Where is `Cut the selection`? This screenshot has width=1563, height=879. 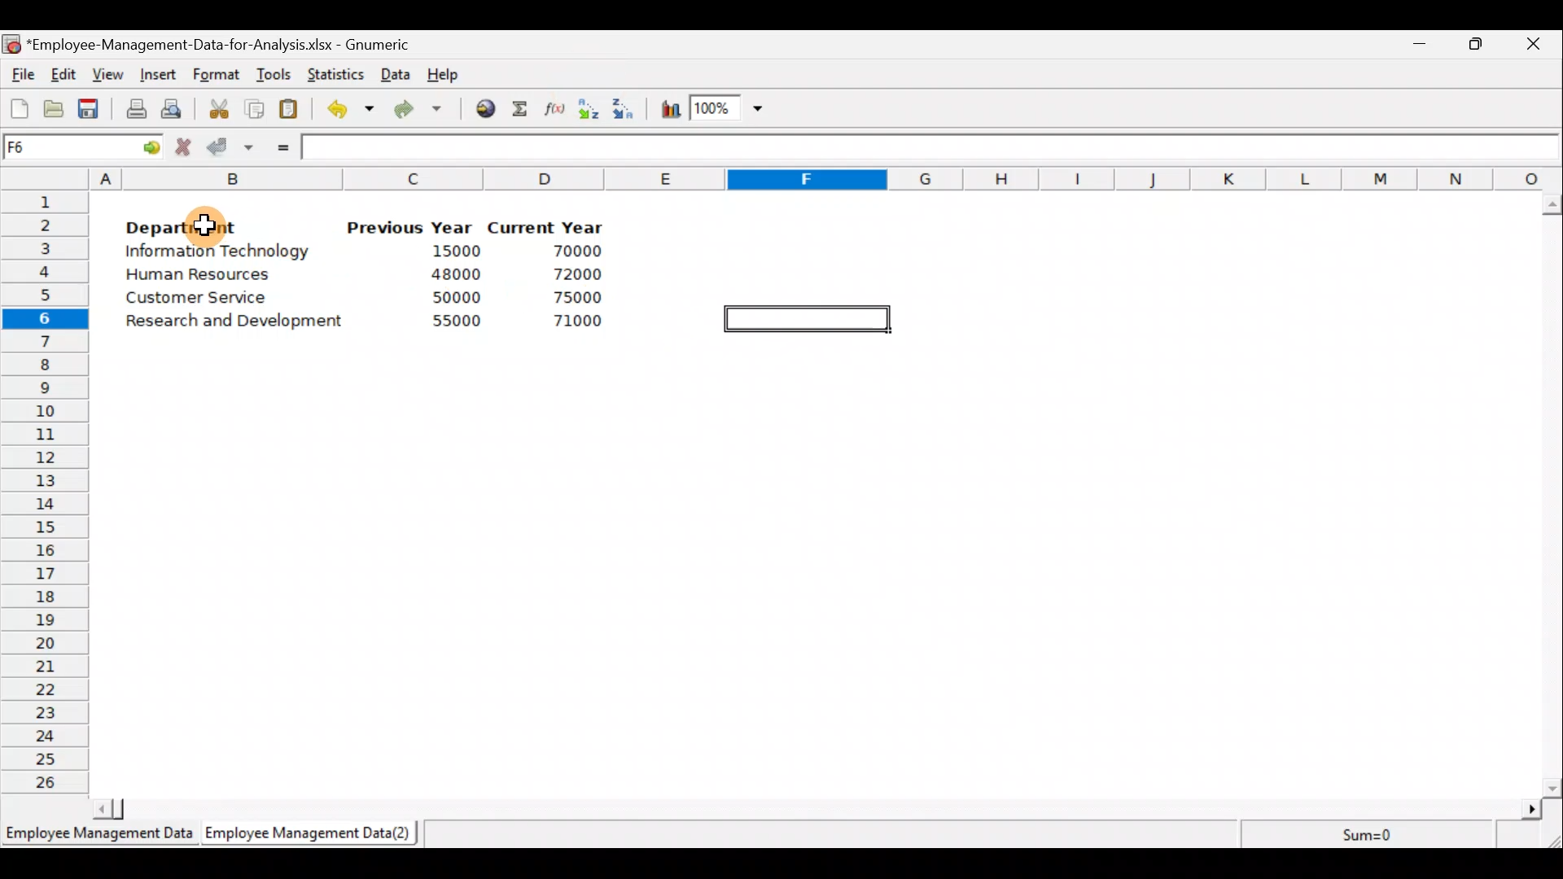 Cut the selection is located at coordinates (214, 107).